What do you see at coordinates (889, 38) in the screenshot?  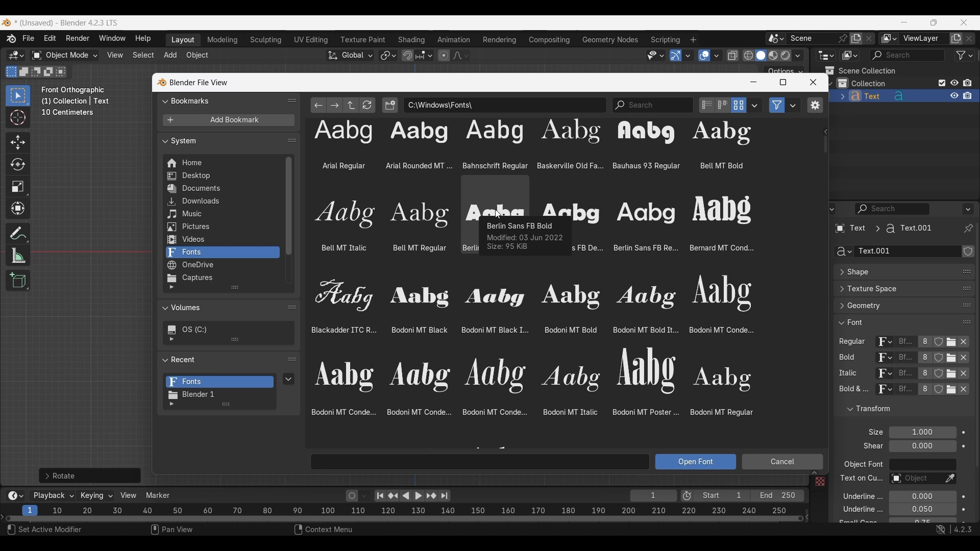 I see `The active workspace view layer showing in the window` at bounding box center [889, 38].